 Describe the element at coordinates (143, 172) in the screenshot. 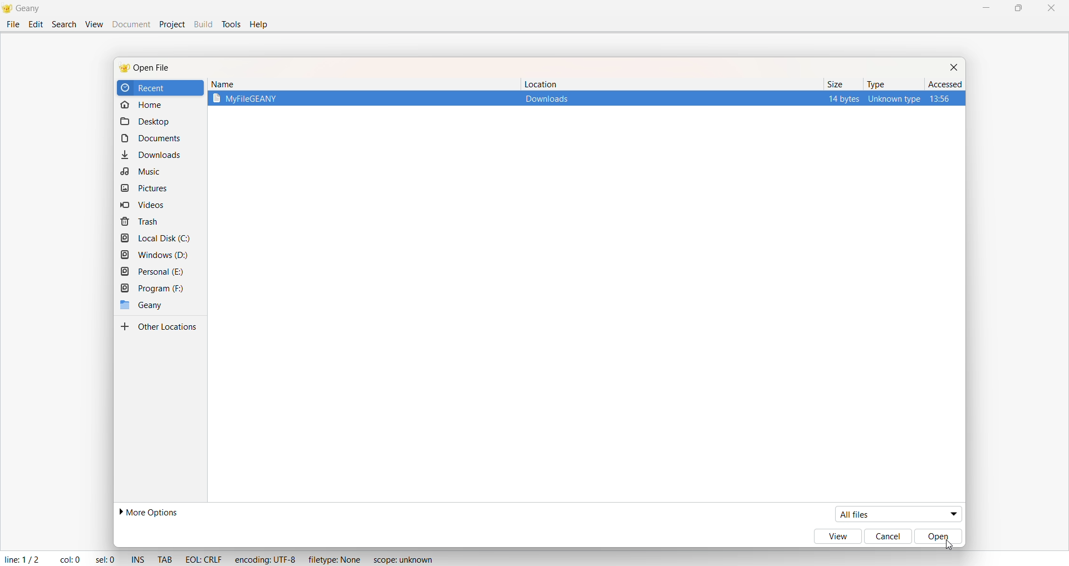

I see `music` at that location.